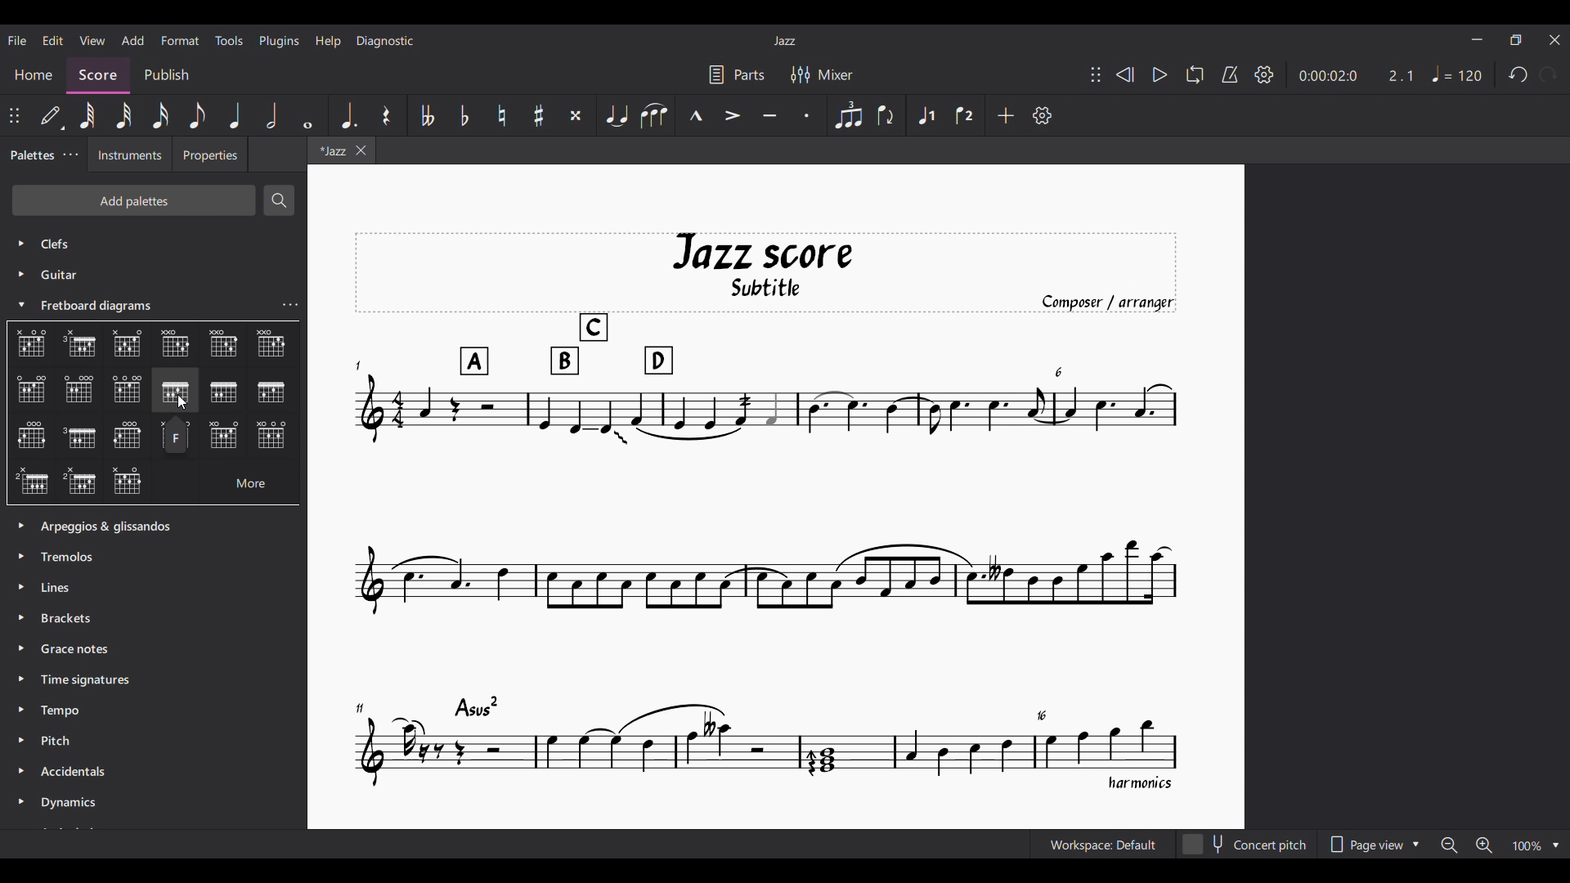 Image resolution: width=1570 pixels, height=883 pixels. I want to click on Toggle sharp, so click(539, 115).